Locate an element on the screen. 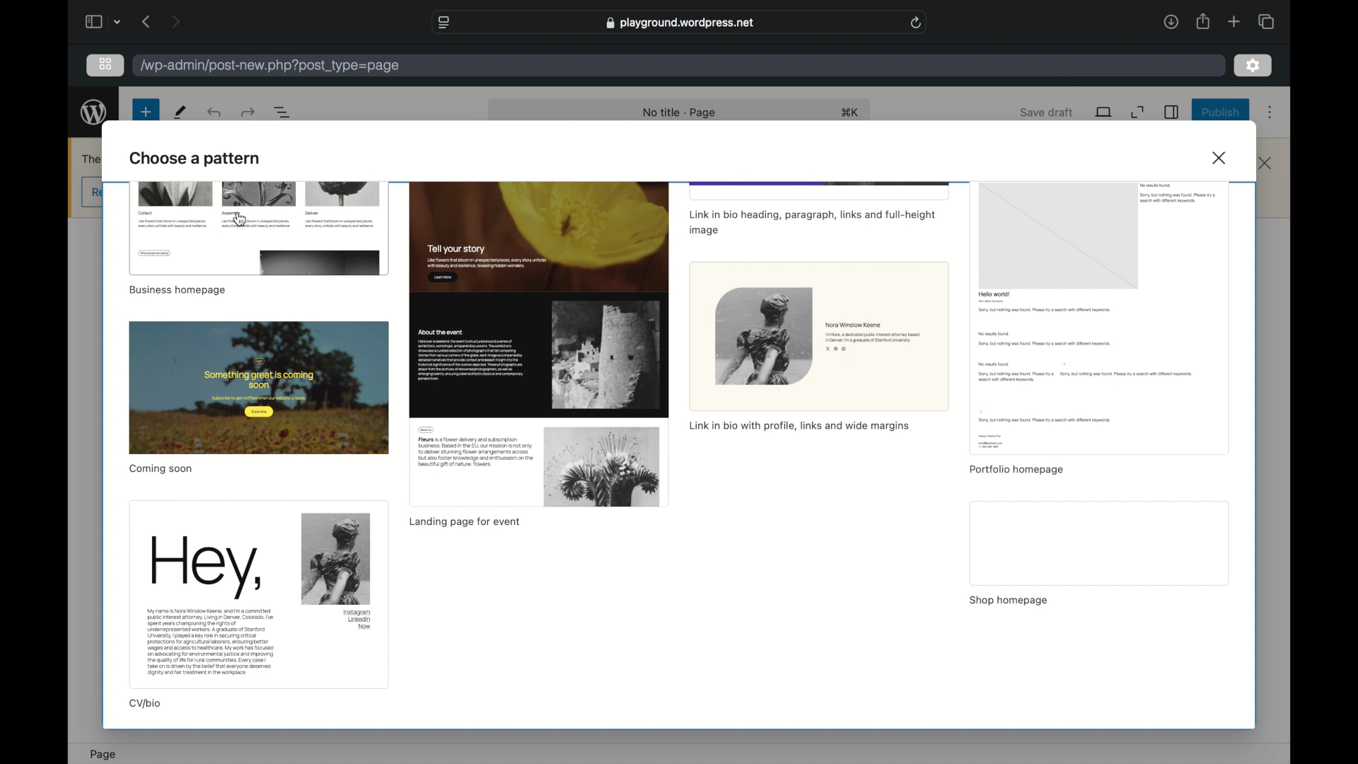  preview is located at coordinates (1098, 317).